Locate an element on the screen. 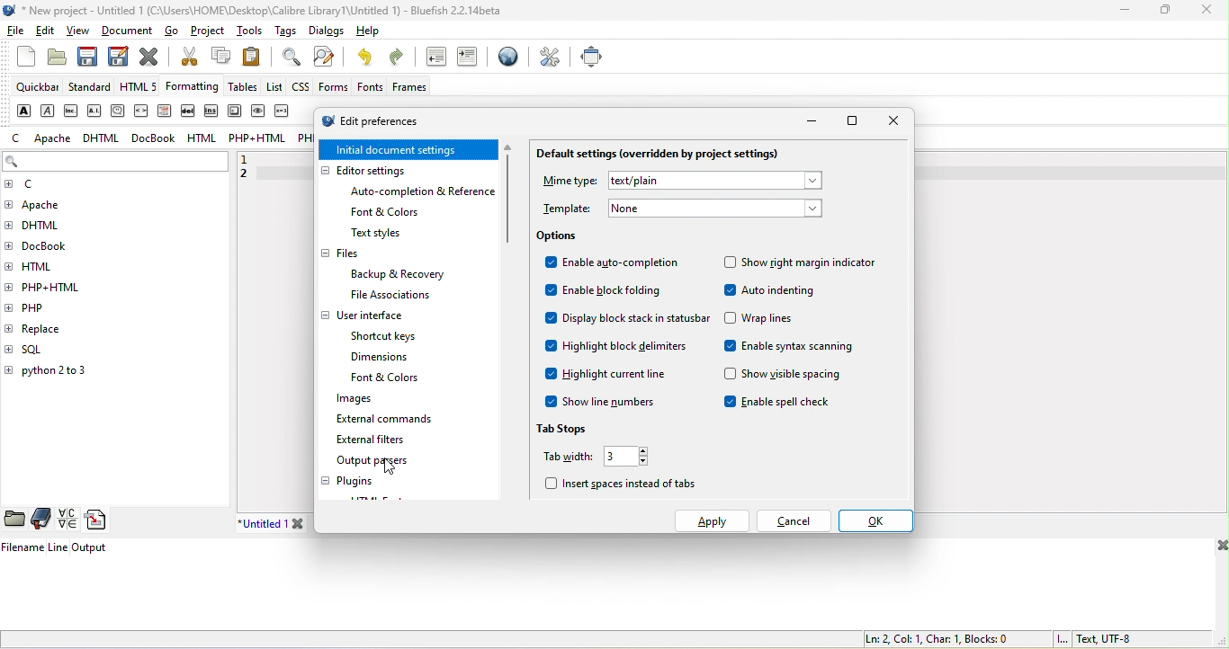  save is located at coordinates (87, 57).